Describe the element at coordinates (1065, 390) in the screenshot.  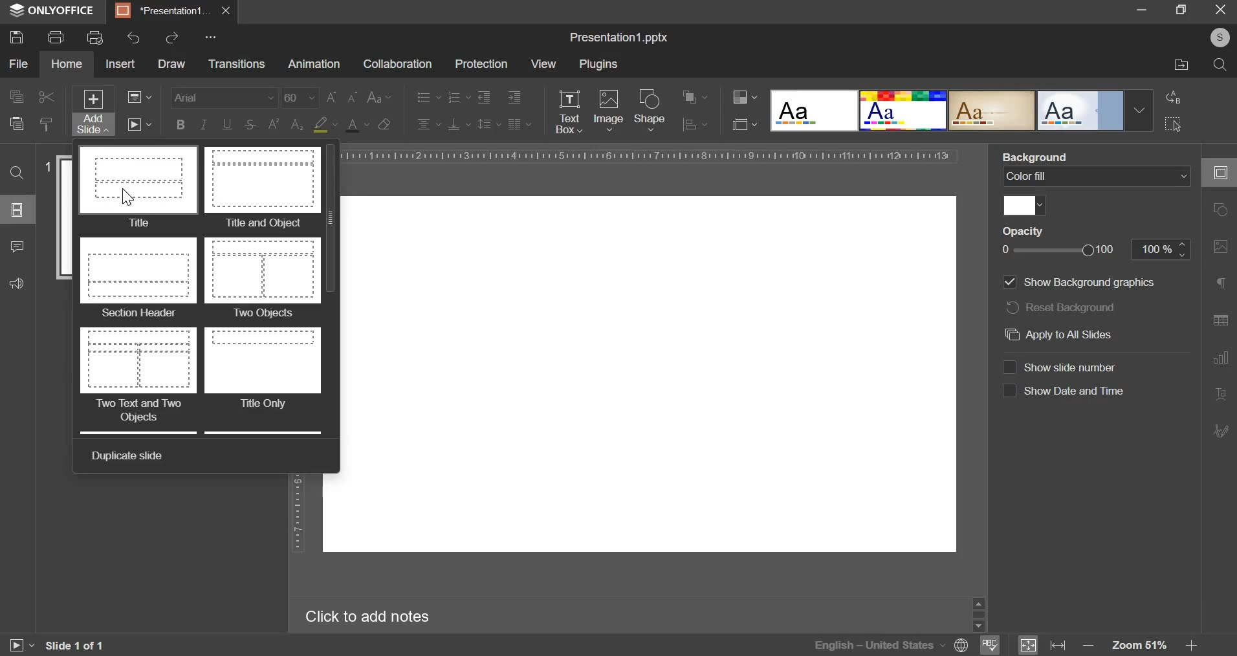
I see `show date & time` at that location.